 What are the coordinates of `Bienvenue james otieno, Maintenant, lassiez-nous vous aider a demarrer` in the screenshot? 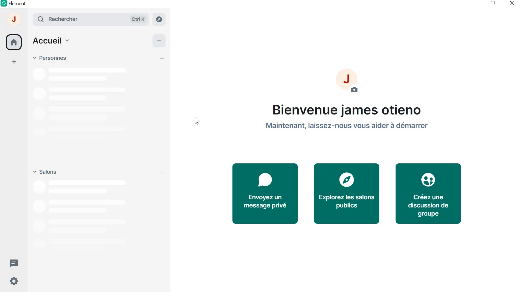 It's located at (349, 120).